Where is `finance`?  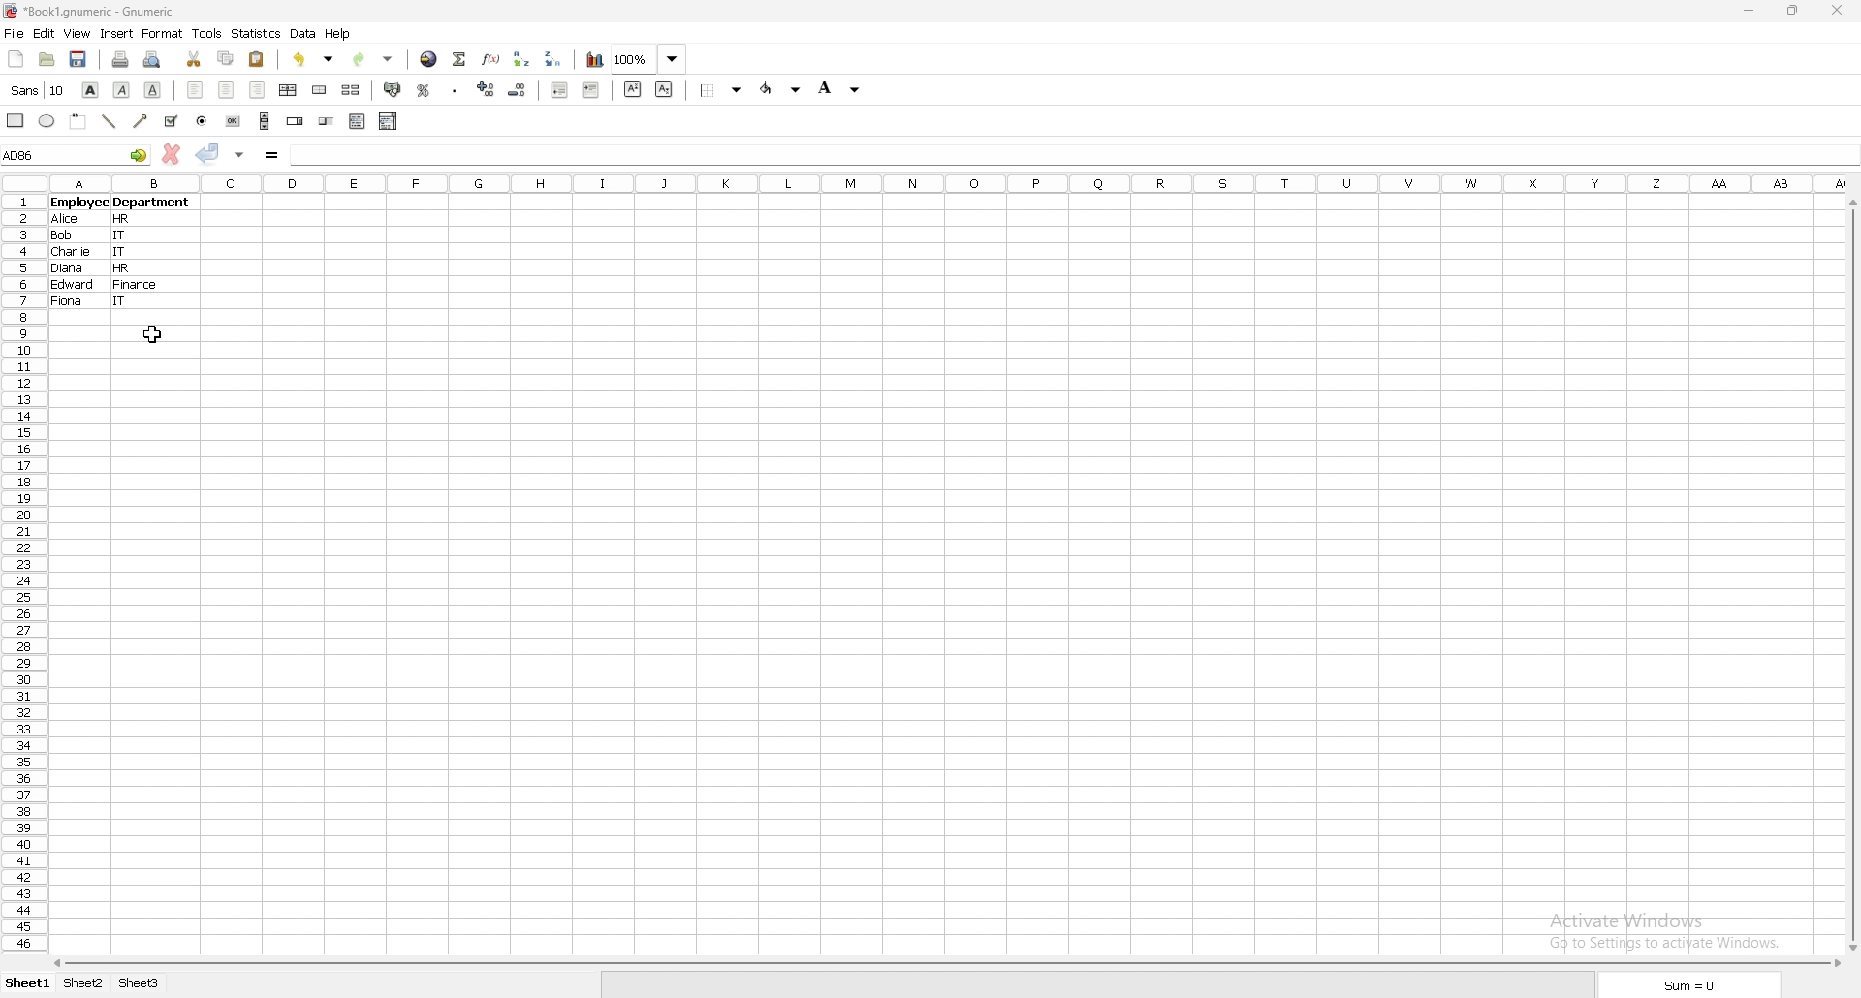 finance is located at coordinates (138, 286).